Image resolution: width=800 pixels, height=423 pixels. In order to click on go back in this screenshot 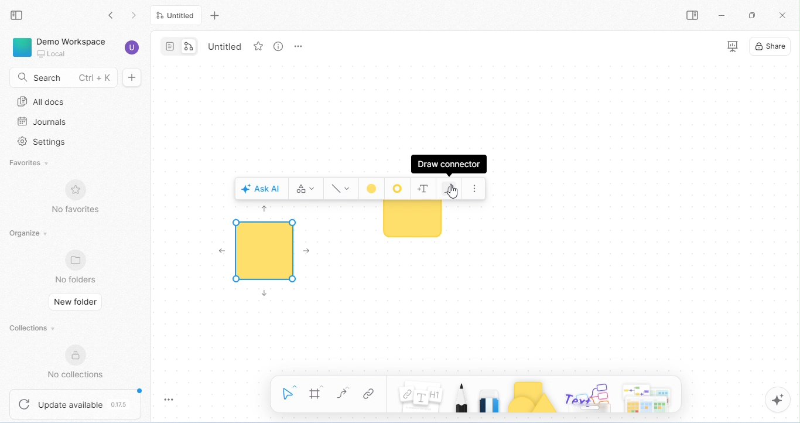, I will do `click(115, 16)`.